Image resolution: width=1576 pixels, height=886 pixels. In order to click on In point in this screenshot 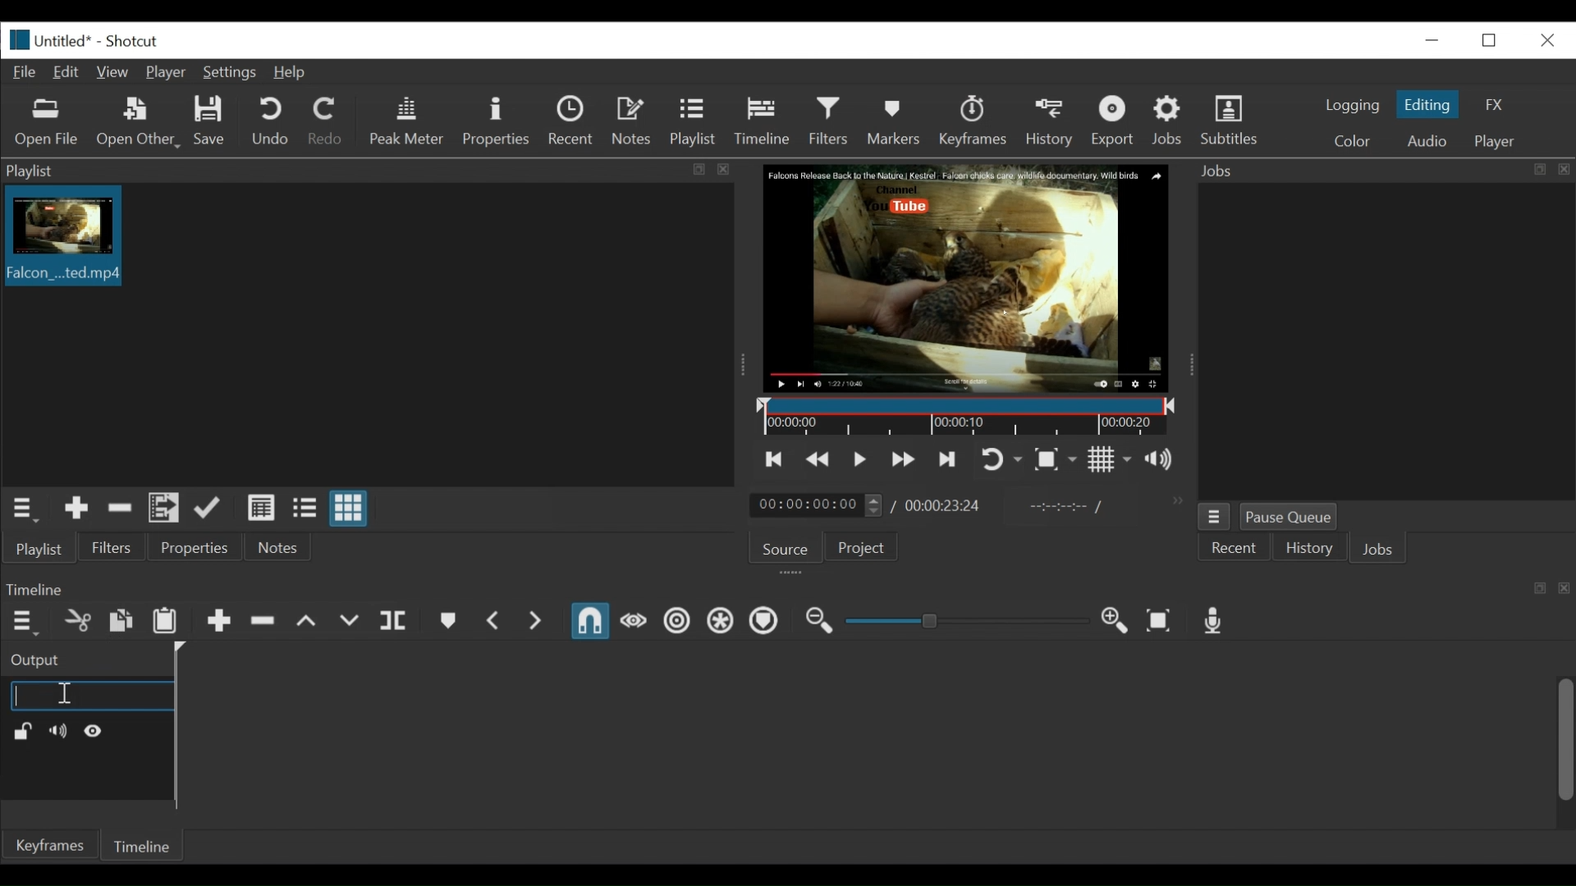, I will do `click(1066, 509)`.